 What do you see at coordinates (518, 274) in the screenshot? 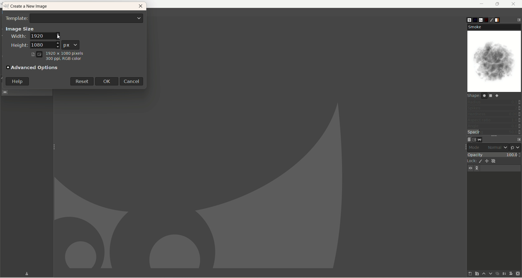
I see `delete this layer` at bounding box center [518, 274].